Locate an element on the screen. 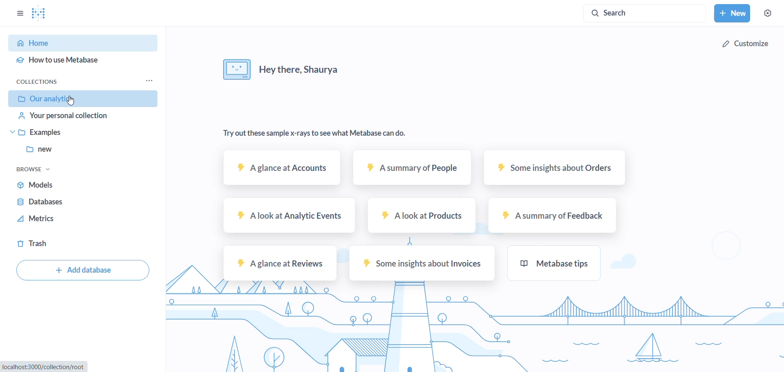 Image resolution: width=784 pixels, height=372 pixels. A summary of feedback is located at coordinates (555, 216).